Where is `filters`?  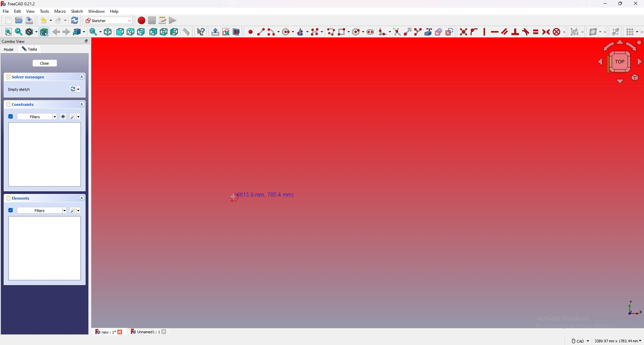 filters is located at coordinates (37, 210).